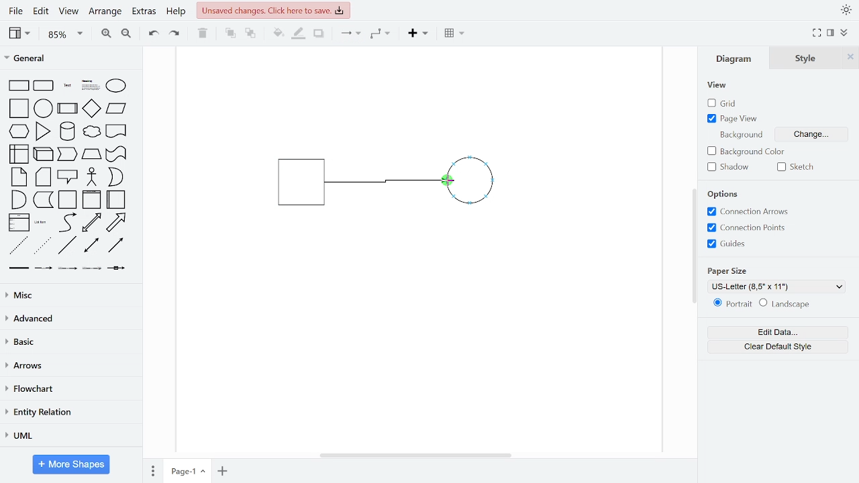  What do you see at coordinates (72, 60) in the screenshot?
I see `general` at bounding box center [72, 60].